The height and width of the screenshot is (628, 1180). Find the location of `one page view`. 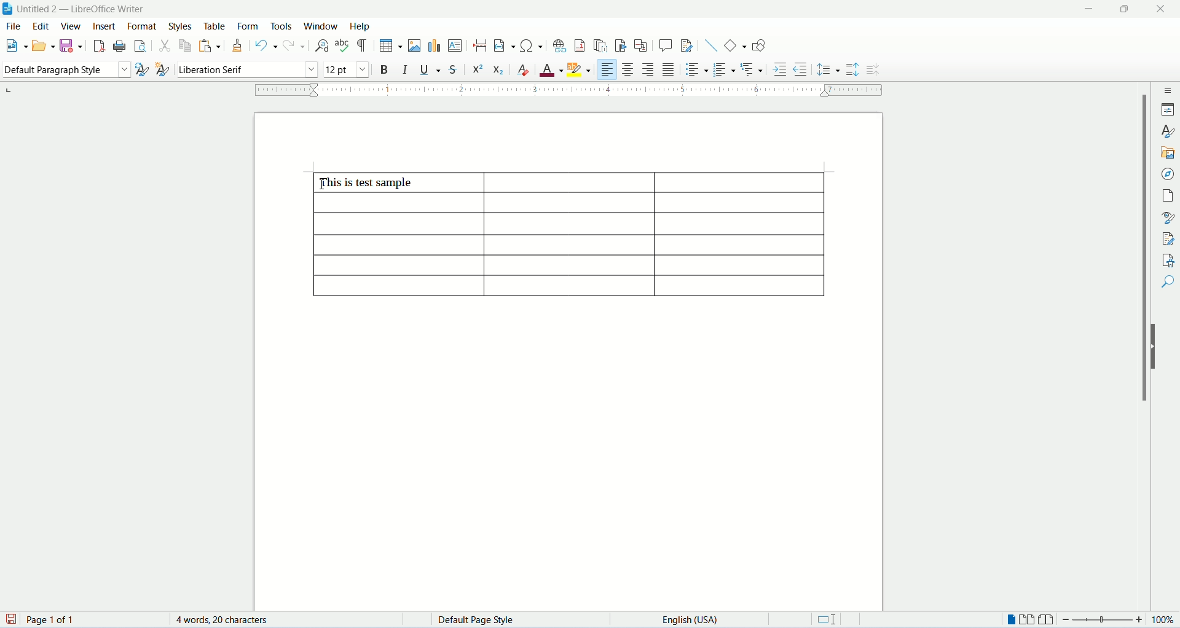

one page view is located at coordinates (1009, 619).